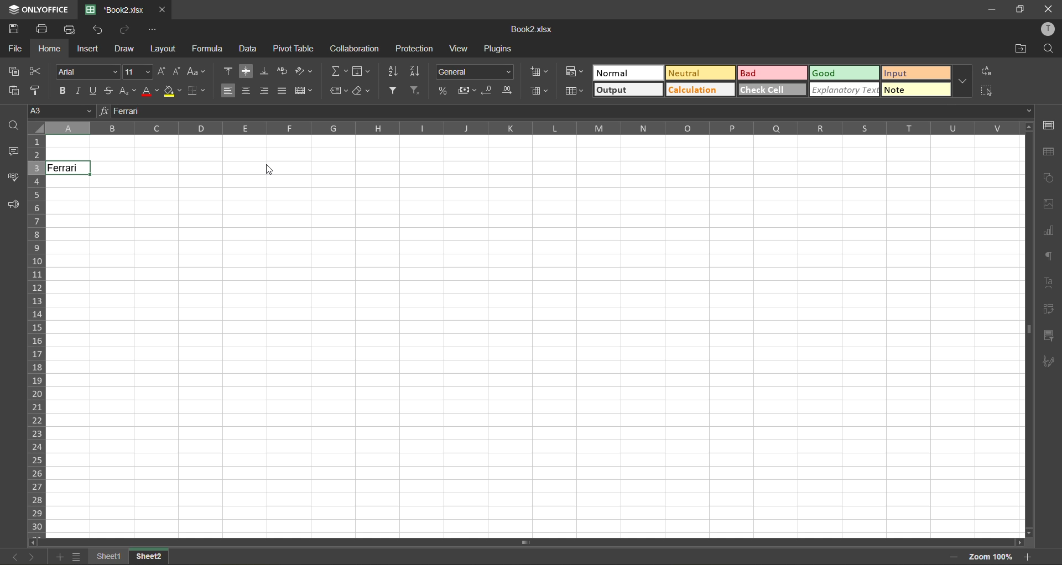  What do you see at coordinates (38, 72) in the screenshot?
I see `cut` at bounding box center [38, 72].